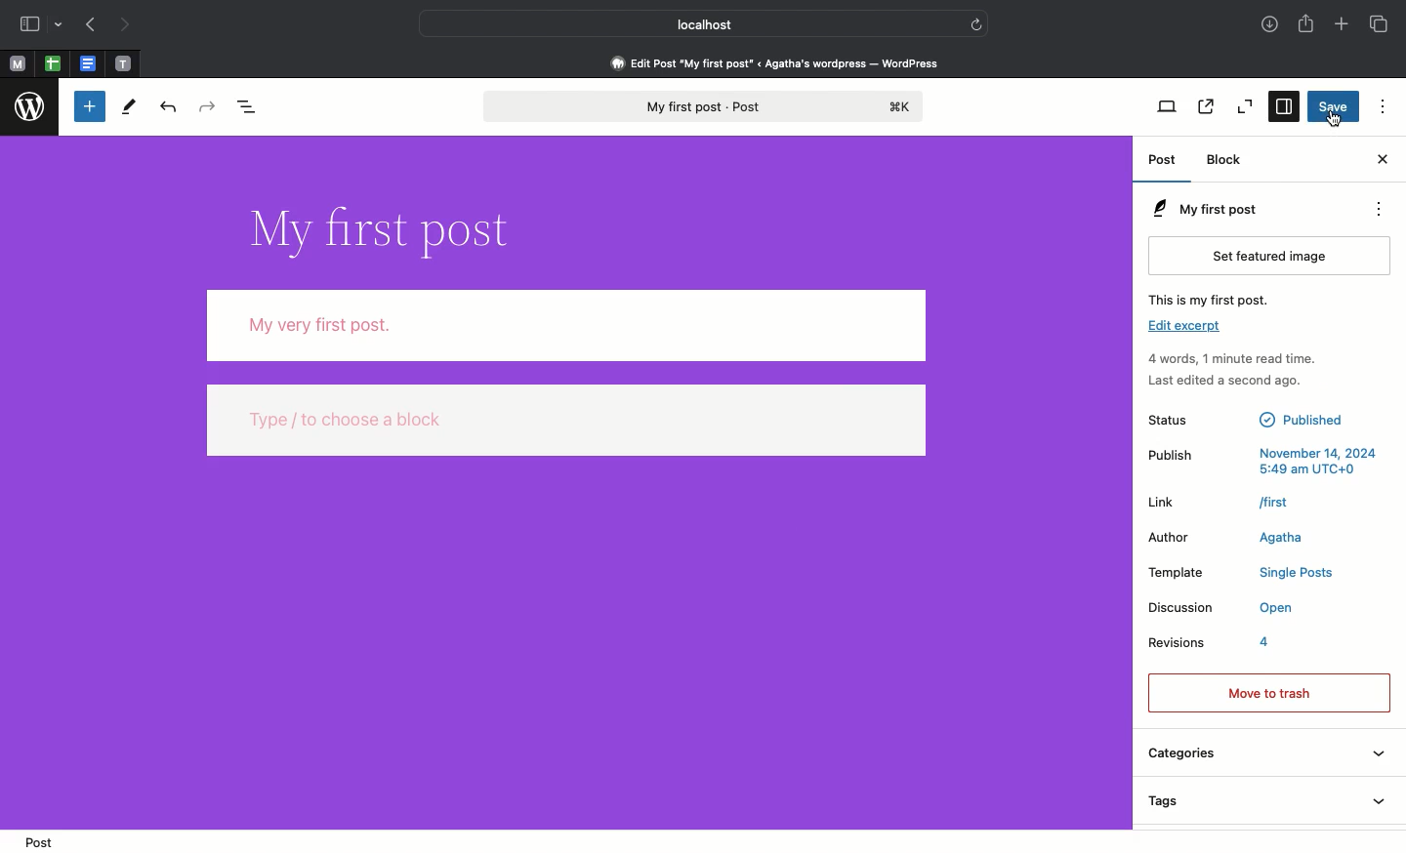 The image size is (1406, 853). I want to click on Downloads, so click(1268, 25).